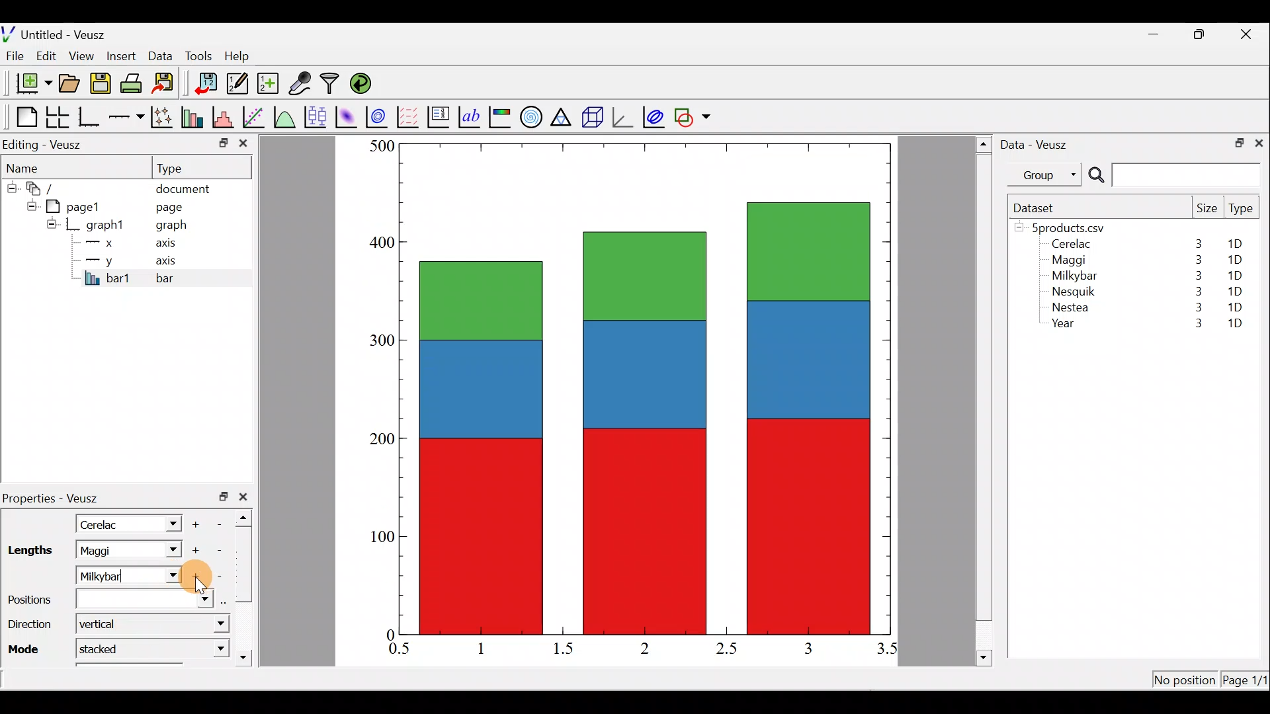 The width and height of the screenshot is (1270, 714). I want to click on 2, so click(642, 647).